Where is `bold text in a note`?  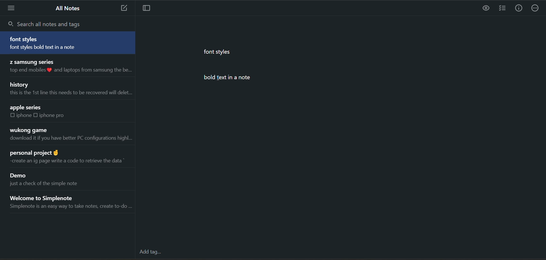 bold text in a note is located at coordinates (233, 78).